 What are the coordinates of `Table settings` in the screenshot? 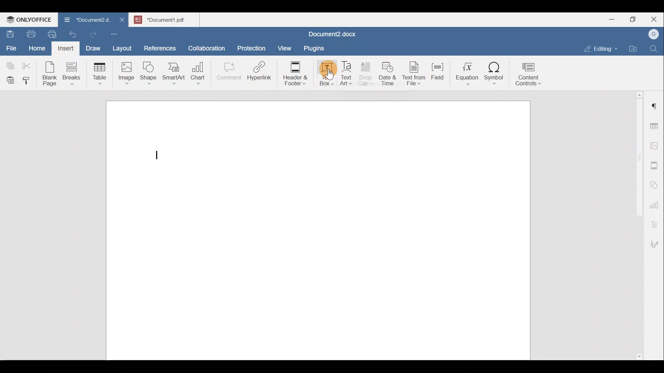 It's located at (655, 125).